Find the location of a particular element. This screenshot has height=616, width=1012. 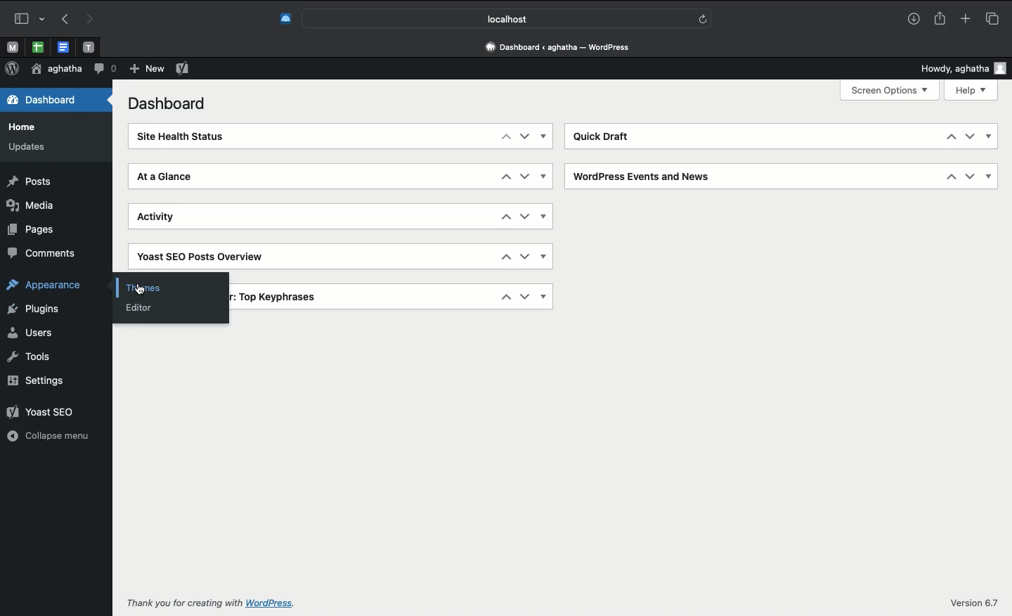

Home is located at coordinates (25, 127).